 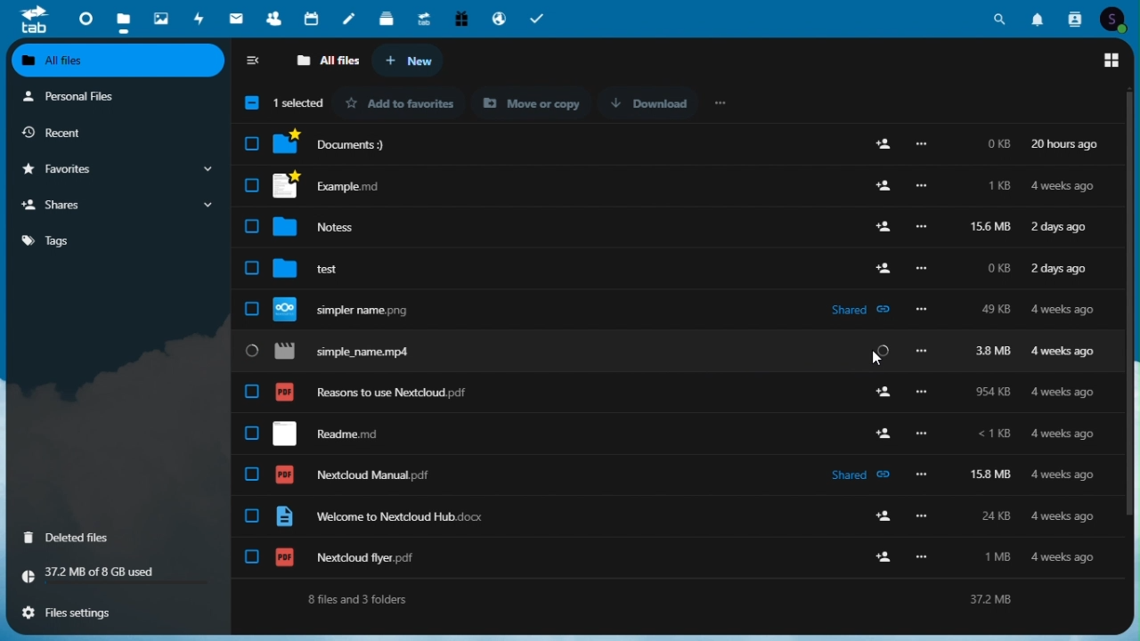 What do you see at coordinates (313, 19) in the screenshot?
I see `Calendar` at bounding box center [313, 19].